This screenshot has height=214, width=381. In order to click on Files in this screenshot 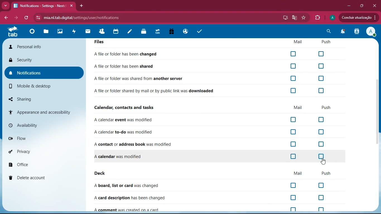, I will do `click(215, 43)`.